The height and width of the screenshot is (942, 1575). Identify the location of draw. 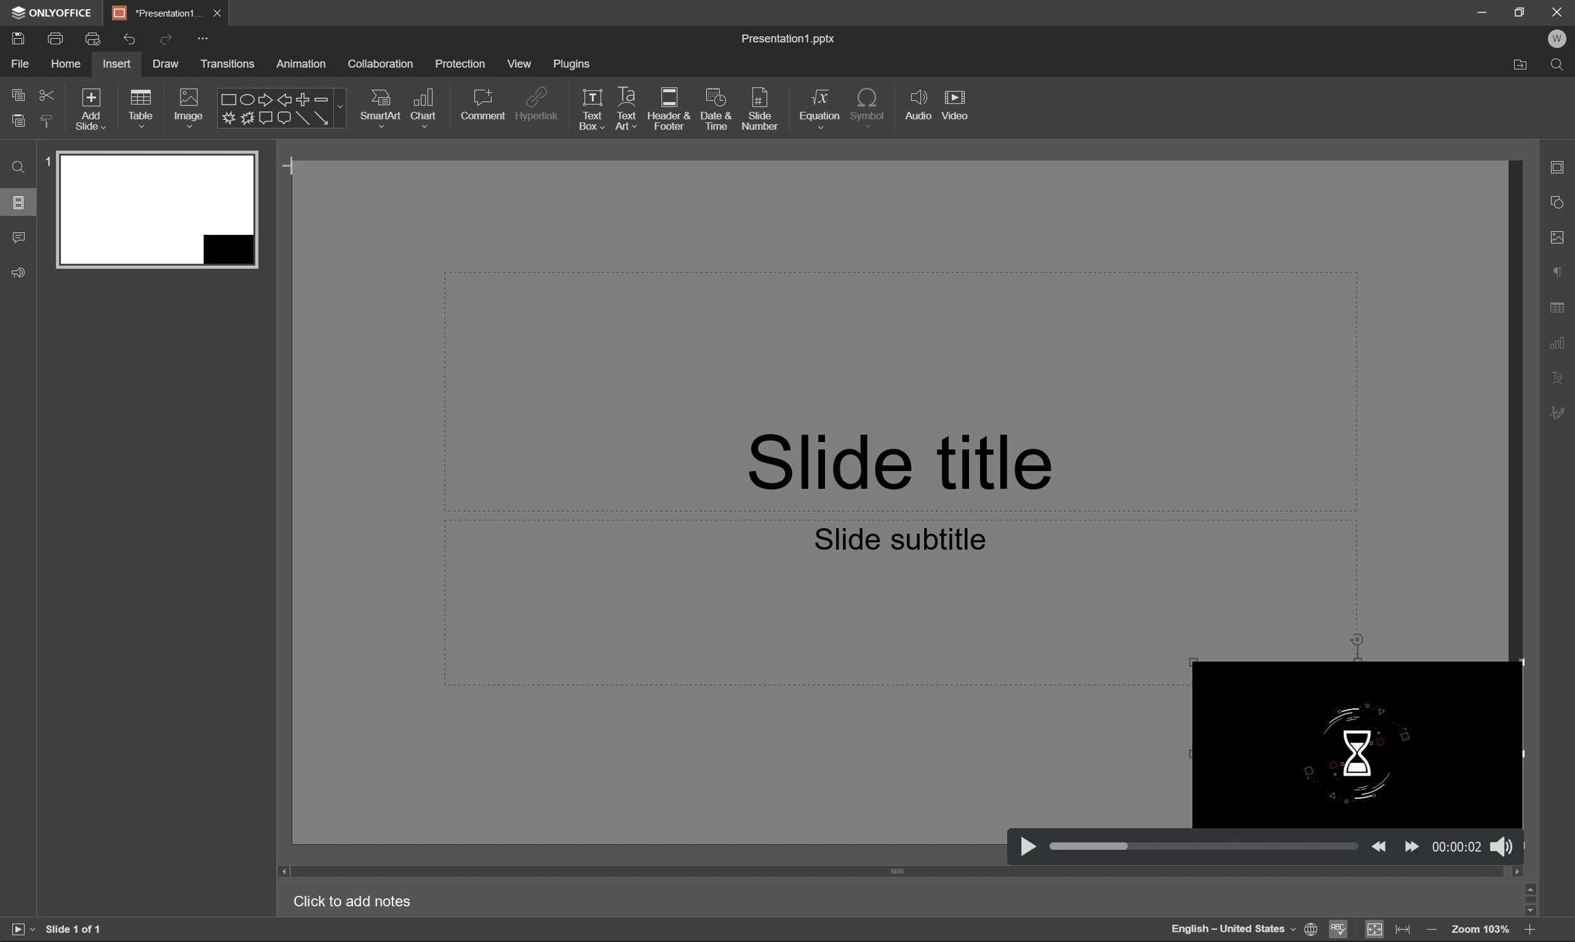
(166, 63).